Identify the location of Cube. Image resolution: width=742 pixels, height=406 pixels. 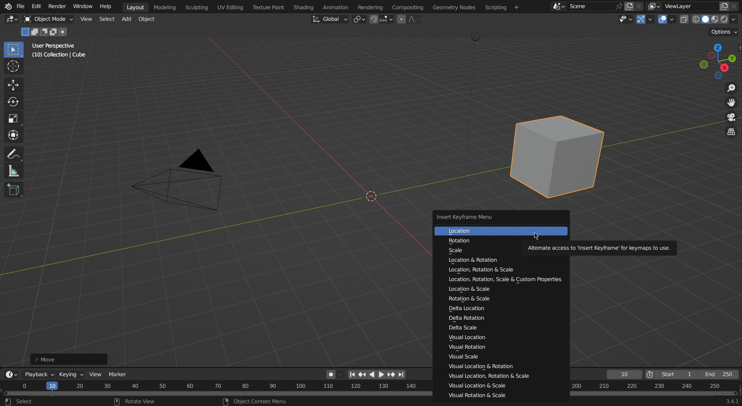
(557, 154).